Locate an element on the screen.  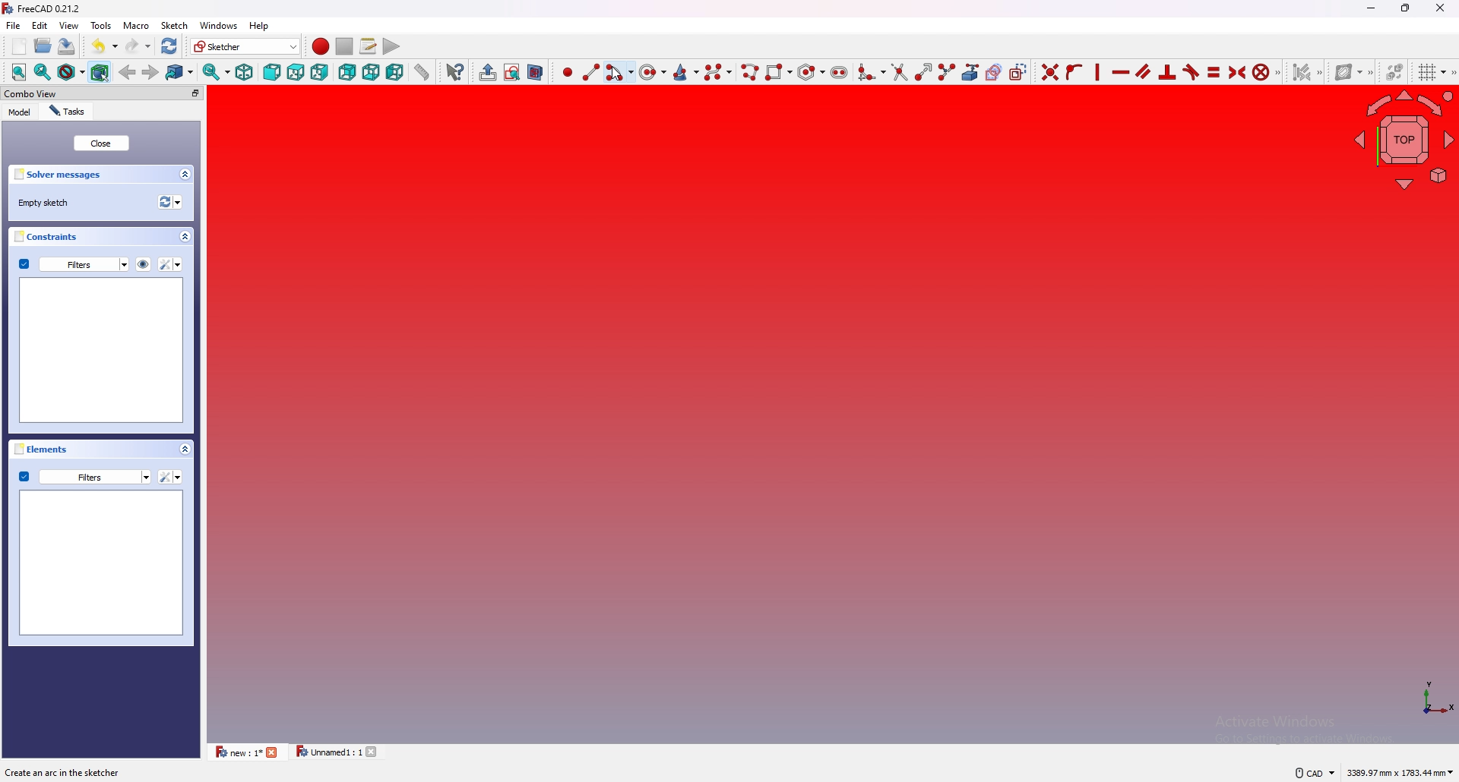
top is located at coordinates (295, 72).